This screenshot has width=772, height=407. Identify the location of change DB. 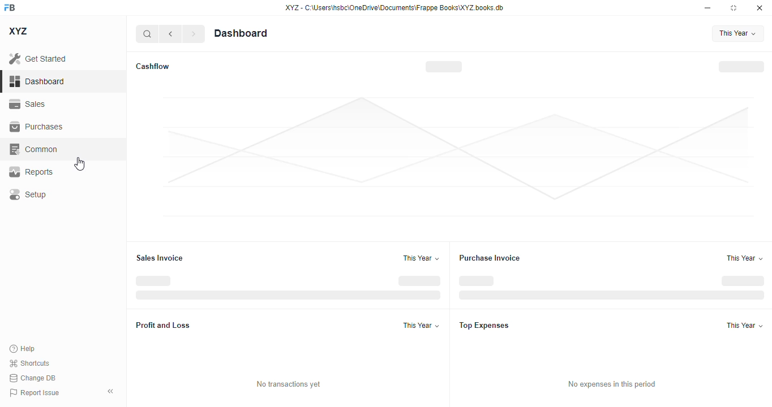
(32, 378).